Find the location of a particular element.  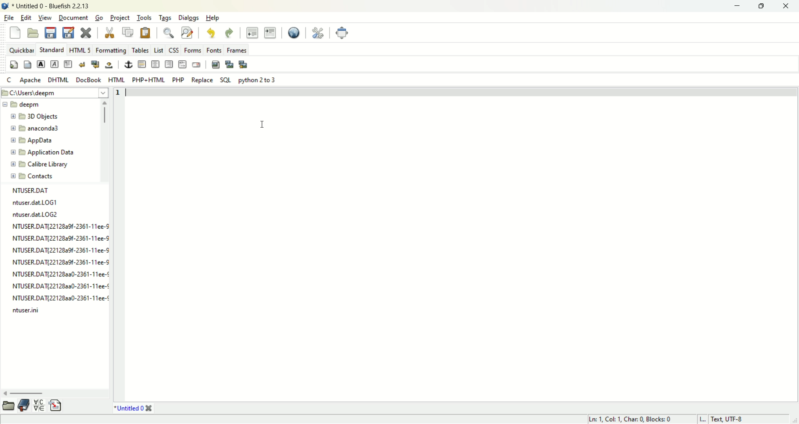

project is located at coordinates (120, 17).